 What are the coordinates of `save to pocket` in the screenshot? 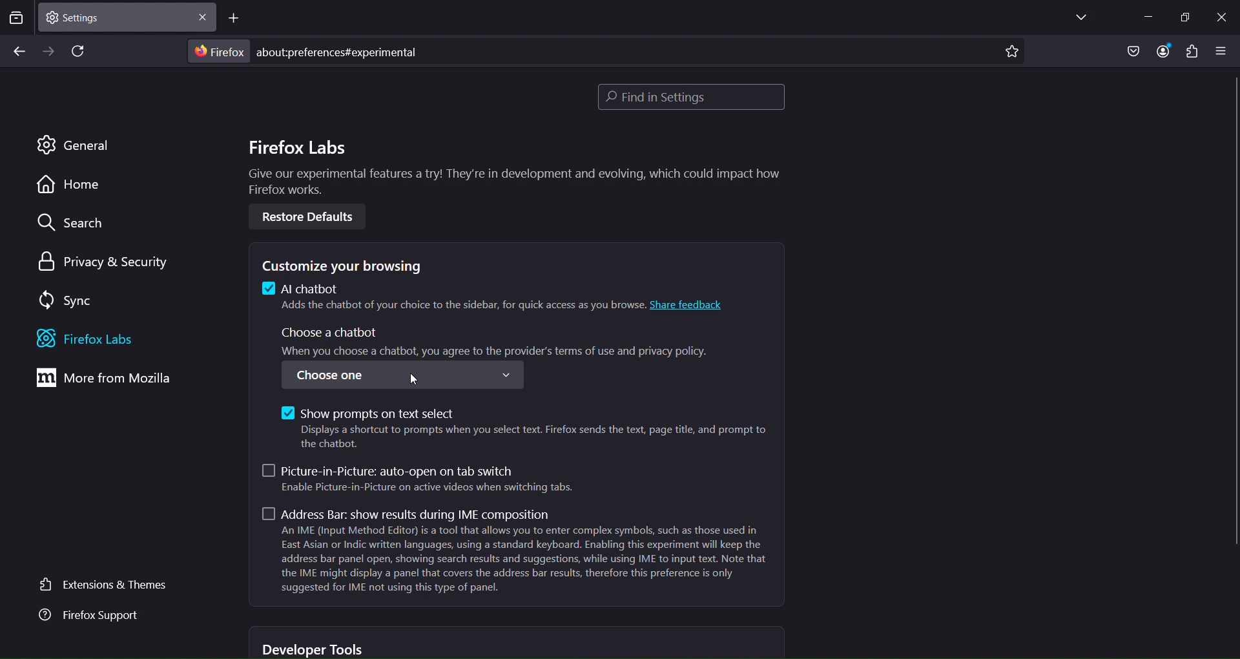 It's located at (1130, 51).